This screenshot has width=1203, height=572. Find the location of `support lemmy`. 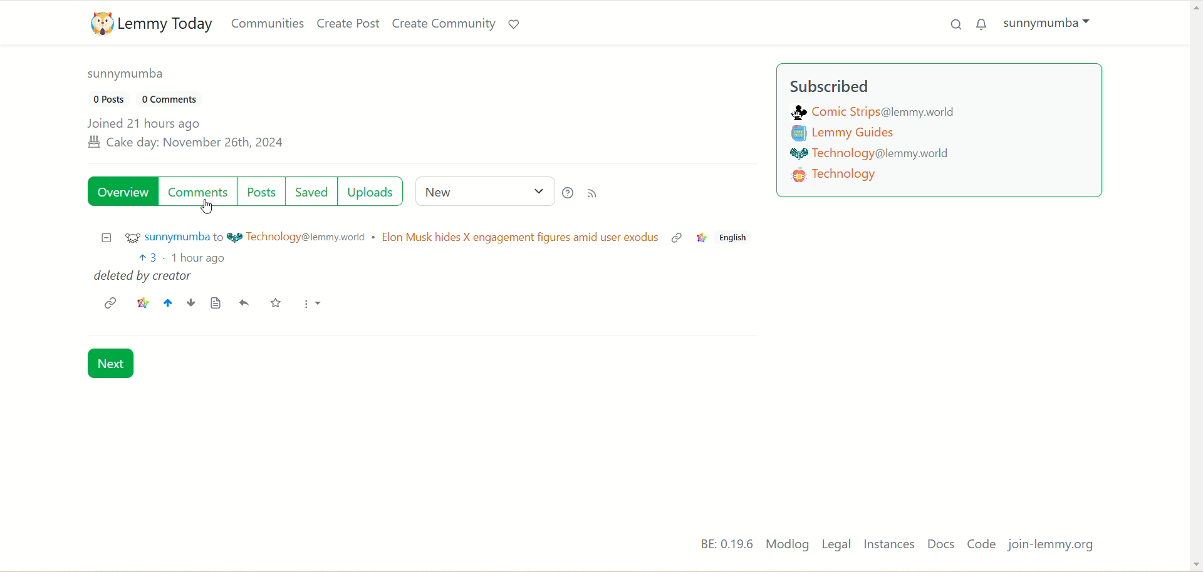

support lemmy is located at coordinates (514, 22).